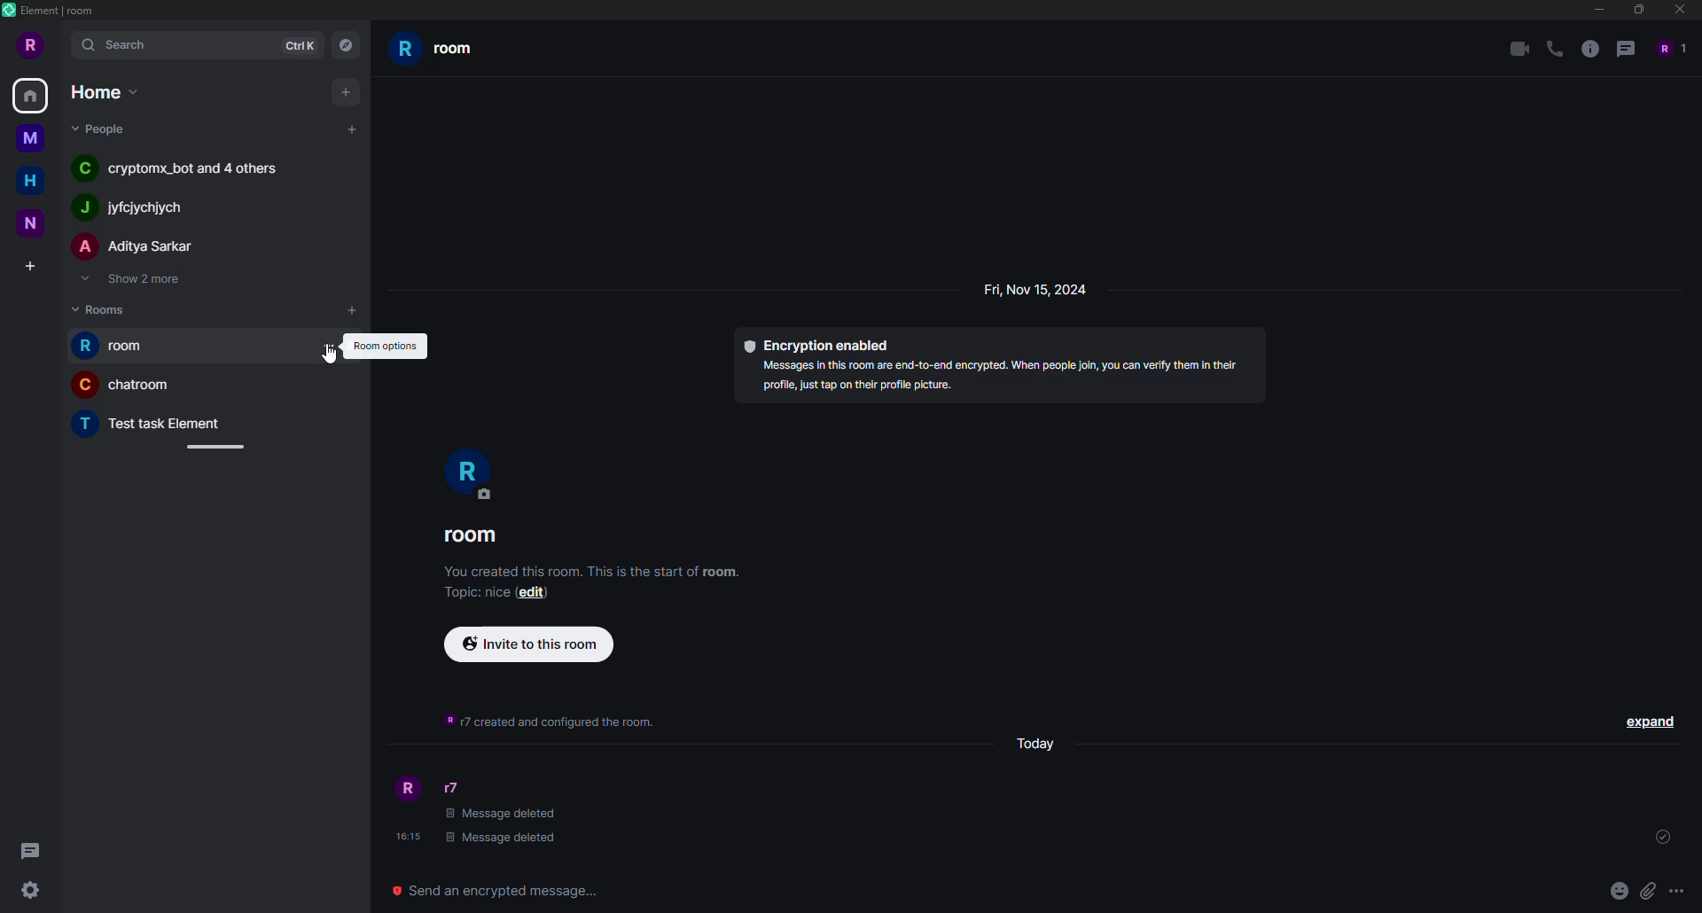  I want to click on rroom, so click(456, 51).